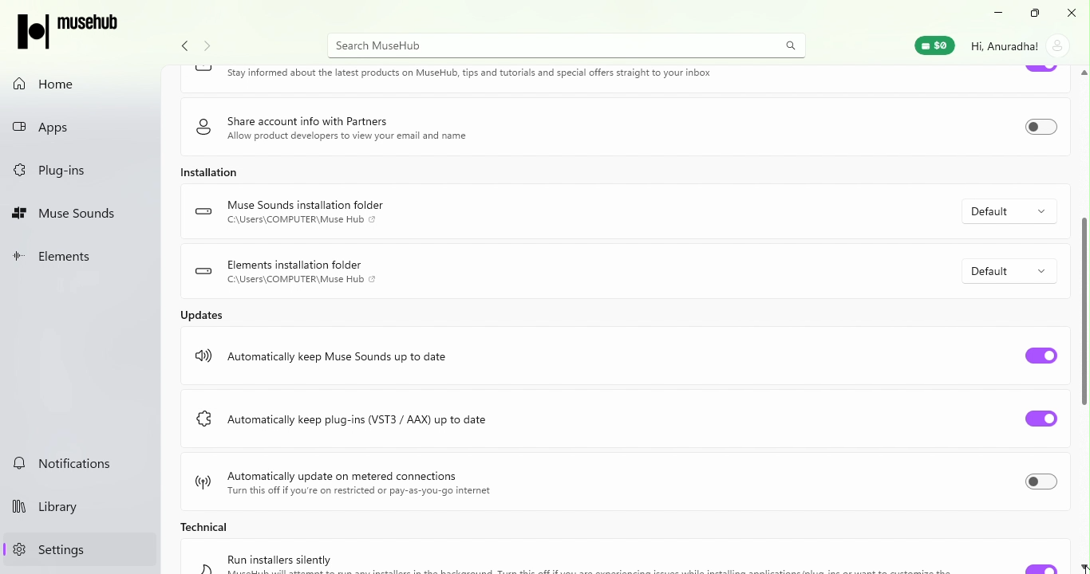 The width and height of the screenshot is (1090, 574). What do you see at coordinates (203, 70) in the screenshot?
I see `logo` at bounding box center [203, 70].